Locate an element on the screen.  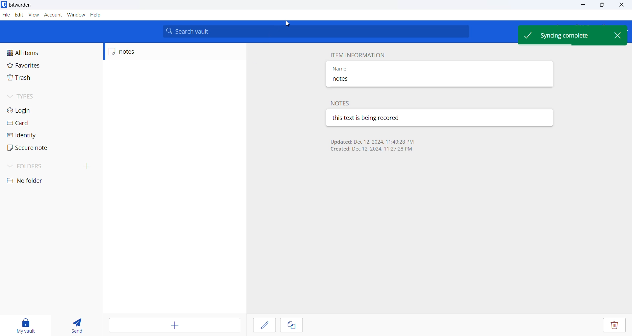
favorites is located at coordinates (30, 66).